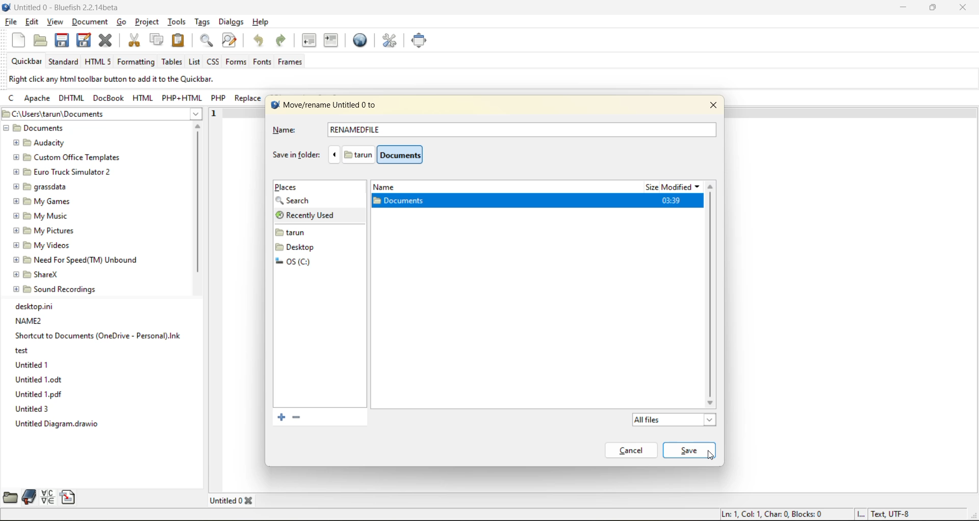 The image size is (979, 521). I want to click on cancel, so click(634, 450).